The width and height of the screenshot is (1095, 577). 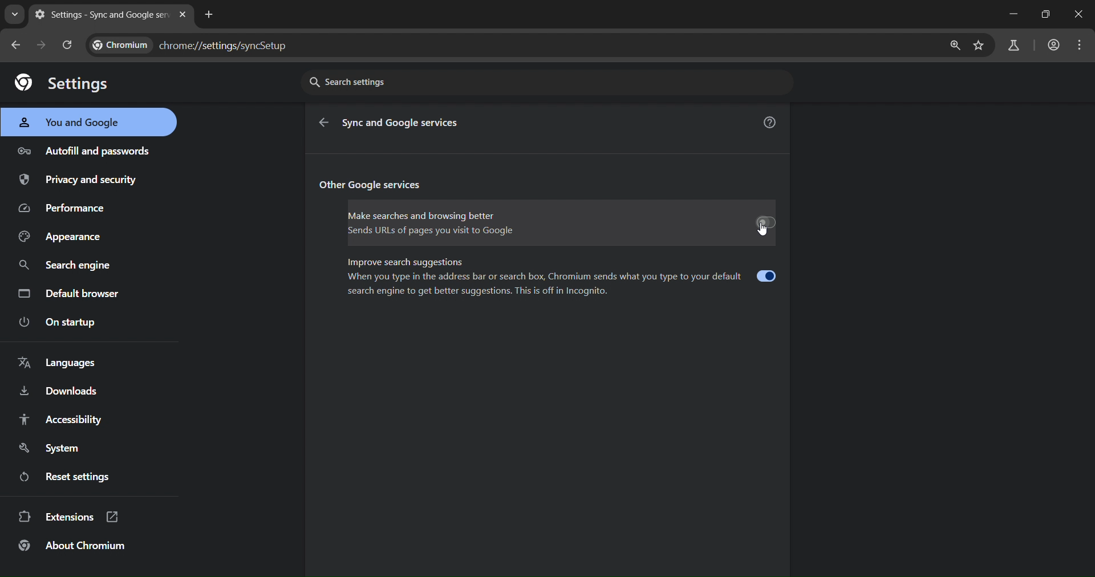 What do you see at coordinates (563, 278) in the screenshot?
I see `Improve search suggestions
When you type in the address bar or search box, Chromium sends what you type to your default
search engine to get better suggestions. This is off in Incognito.` at bounding box center [563, 278].